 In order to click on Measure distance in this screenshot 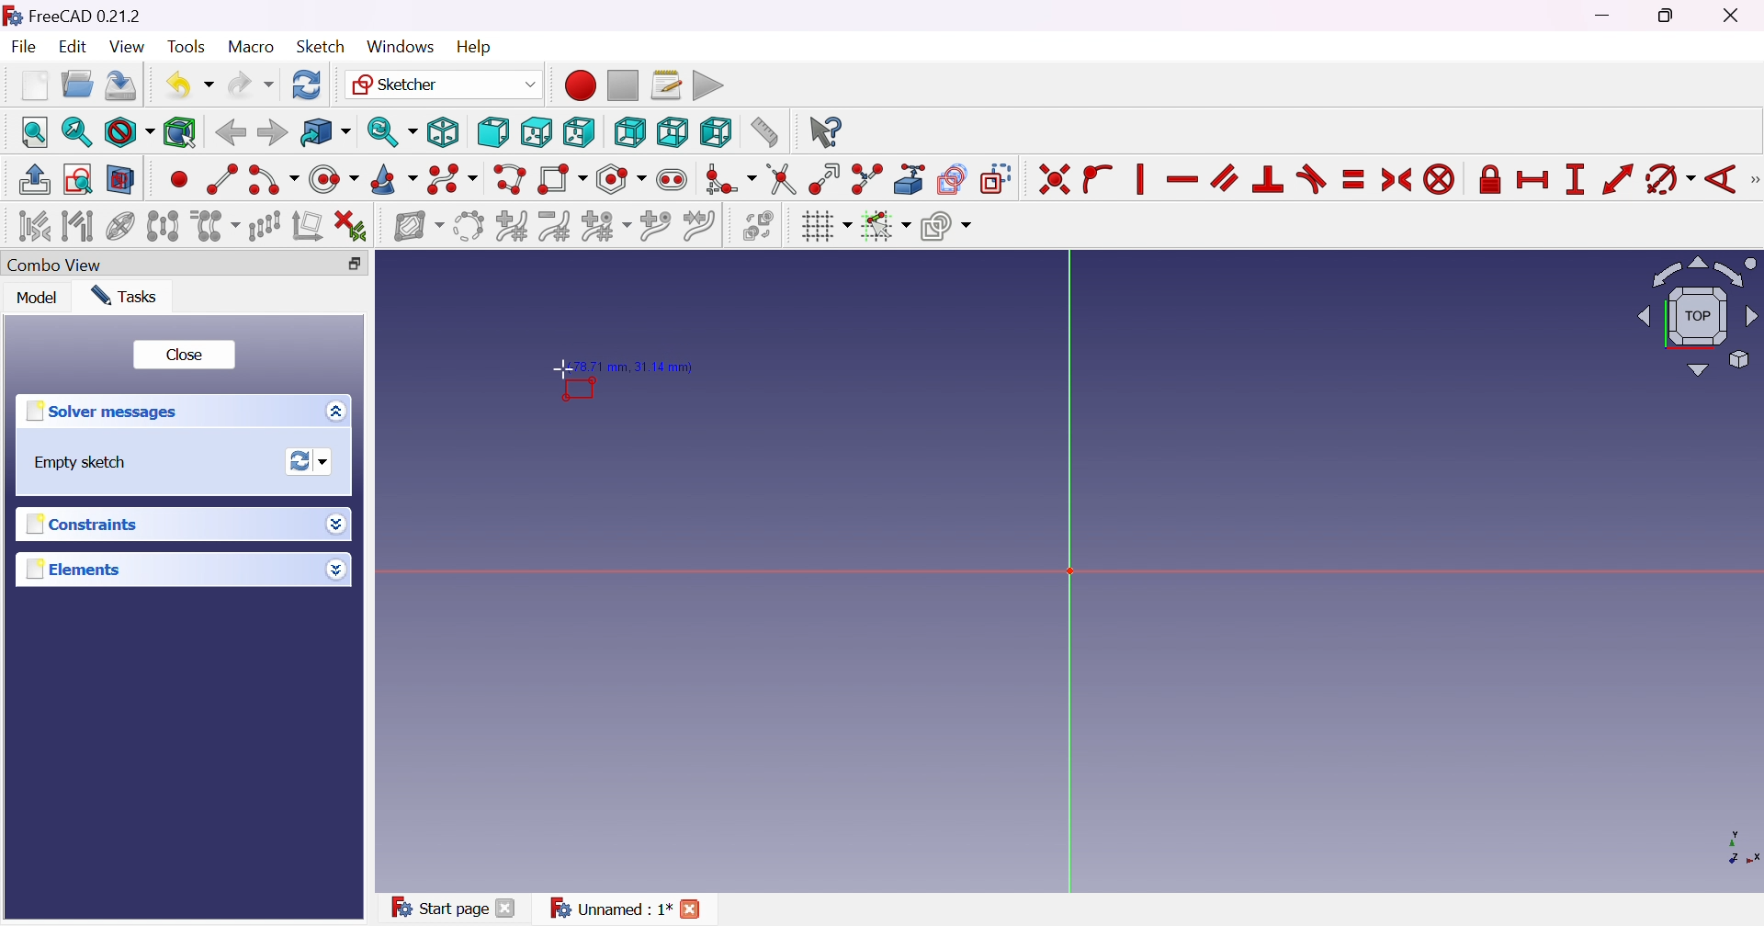, I will do `click(763, 132)`.